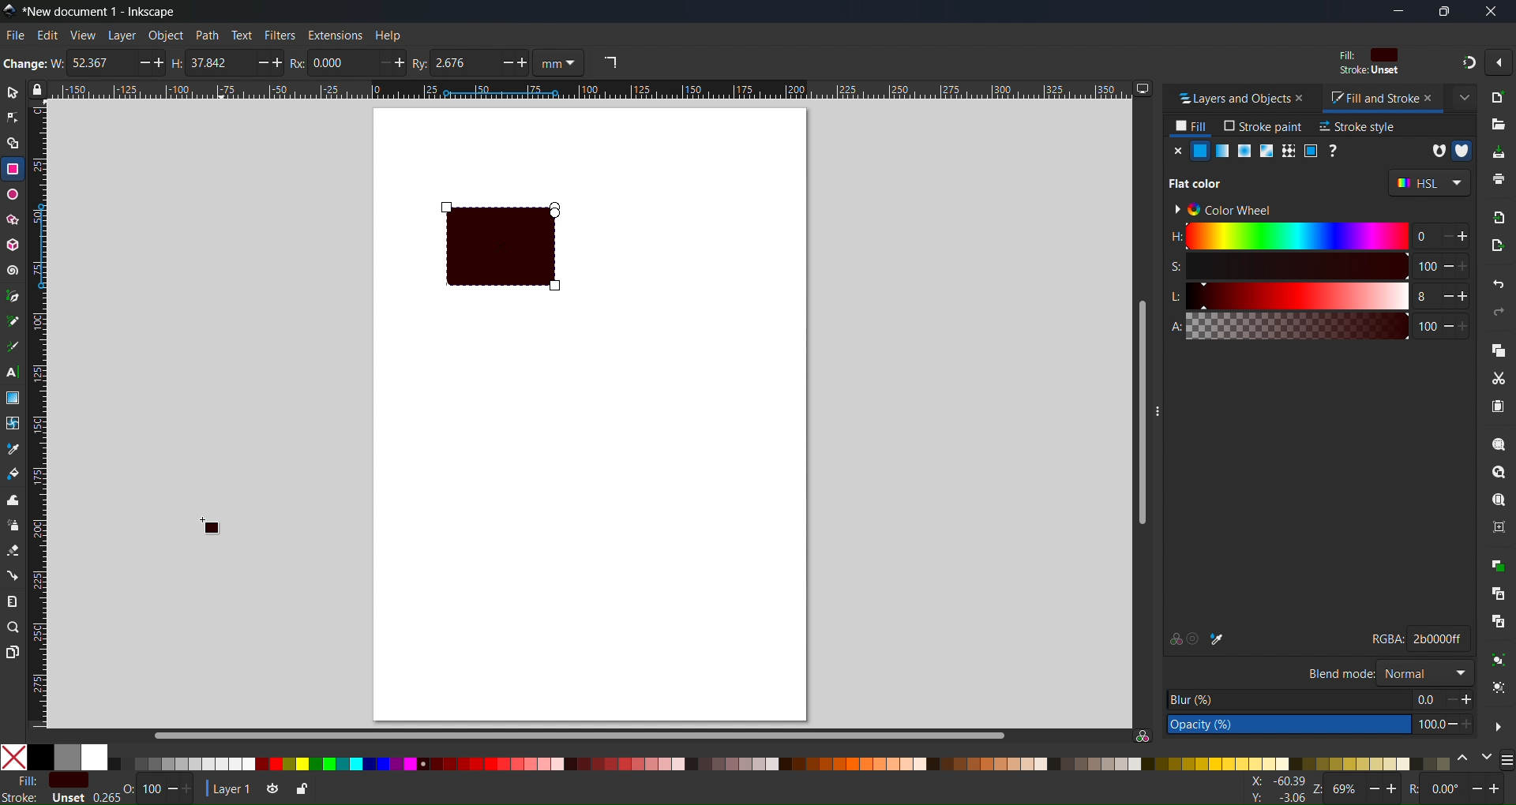  I want to click on Mesh Gradient, so click(1264, 151).